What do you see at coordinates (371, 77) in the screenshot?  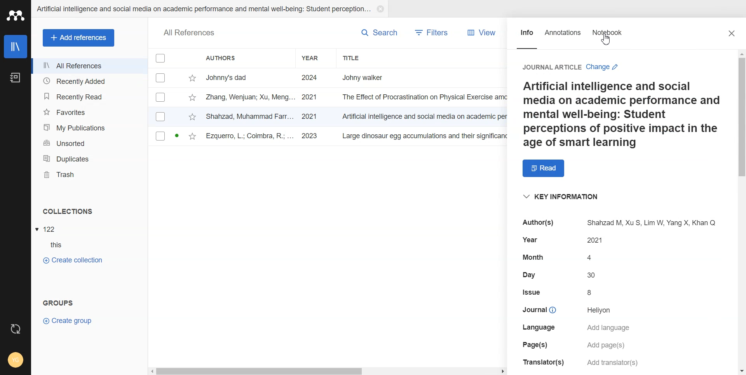 I see `Johny walker` at bounding box center [371, 77].